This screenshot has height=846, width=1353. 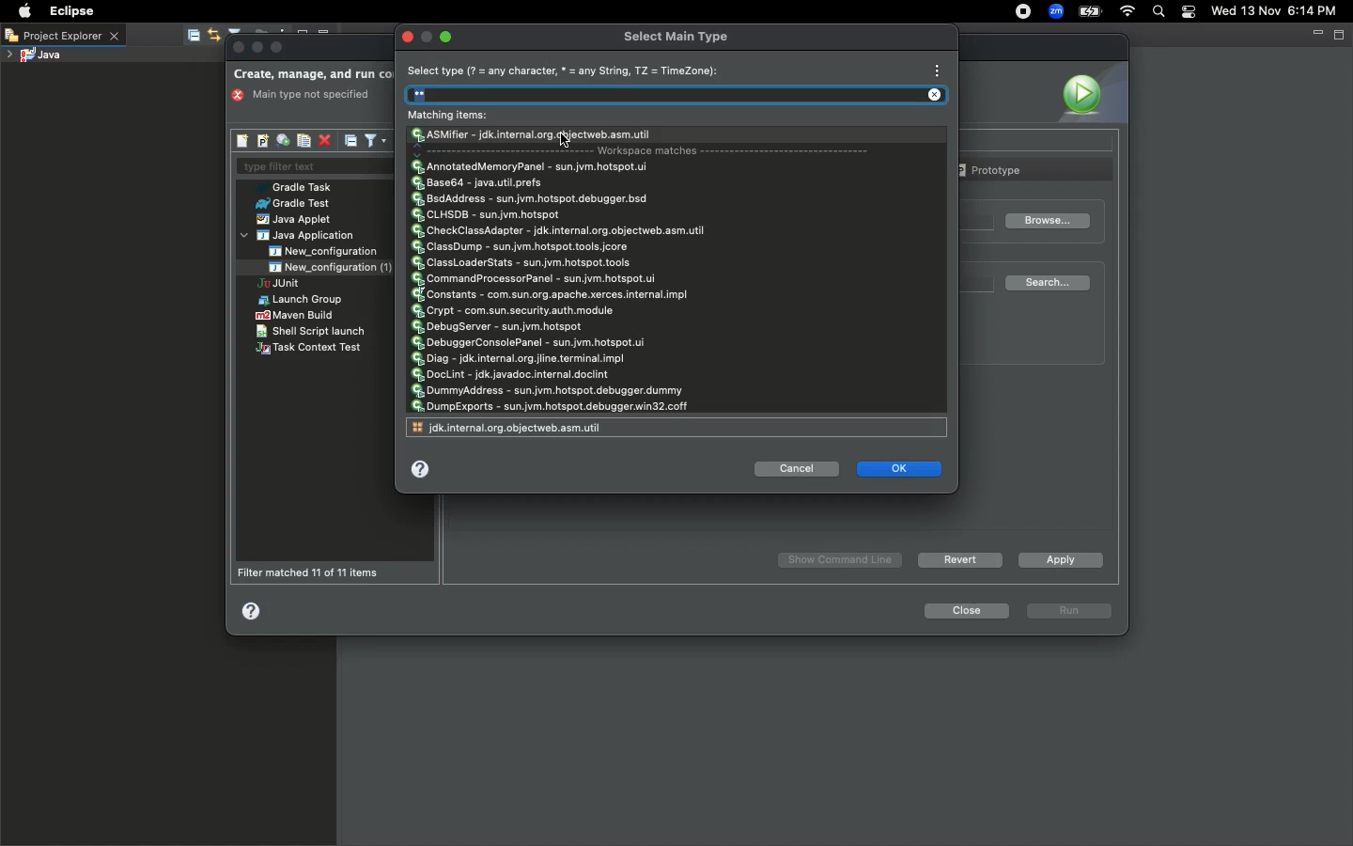 What do you see at coordinates (300, 236) in the screenshot?
I see `Java application` at bounding box center [300, 236].